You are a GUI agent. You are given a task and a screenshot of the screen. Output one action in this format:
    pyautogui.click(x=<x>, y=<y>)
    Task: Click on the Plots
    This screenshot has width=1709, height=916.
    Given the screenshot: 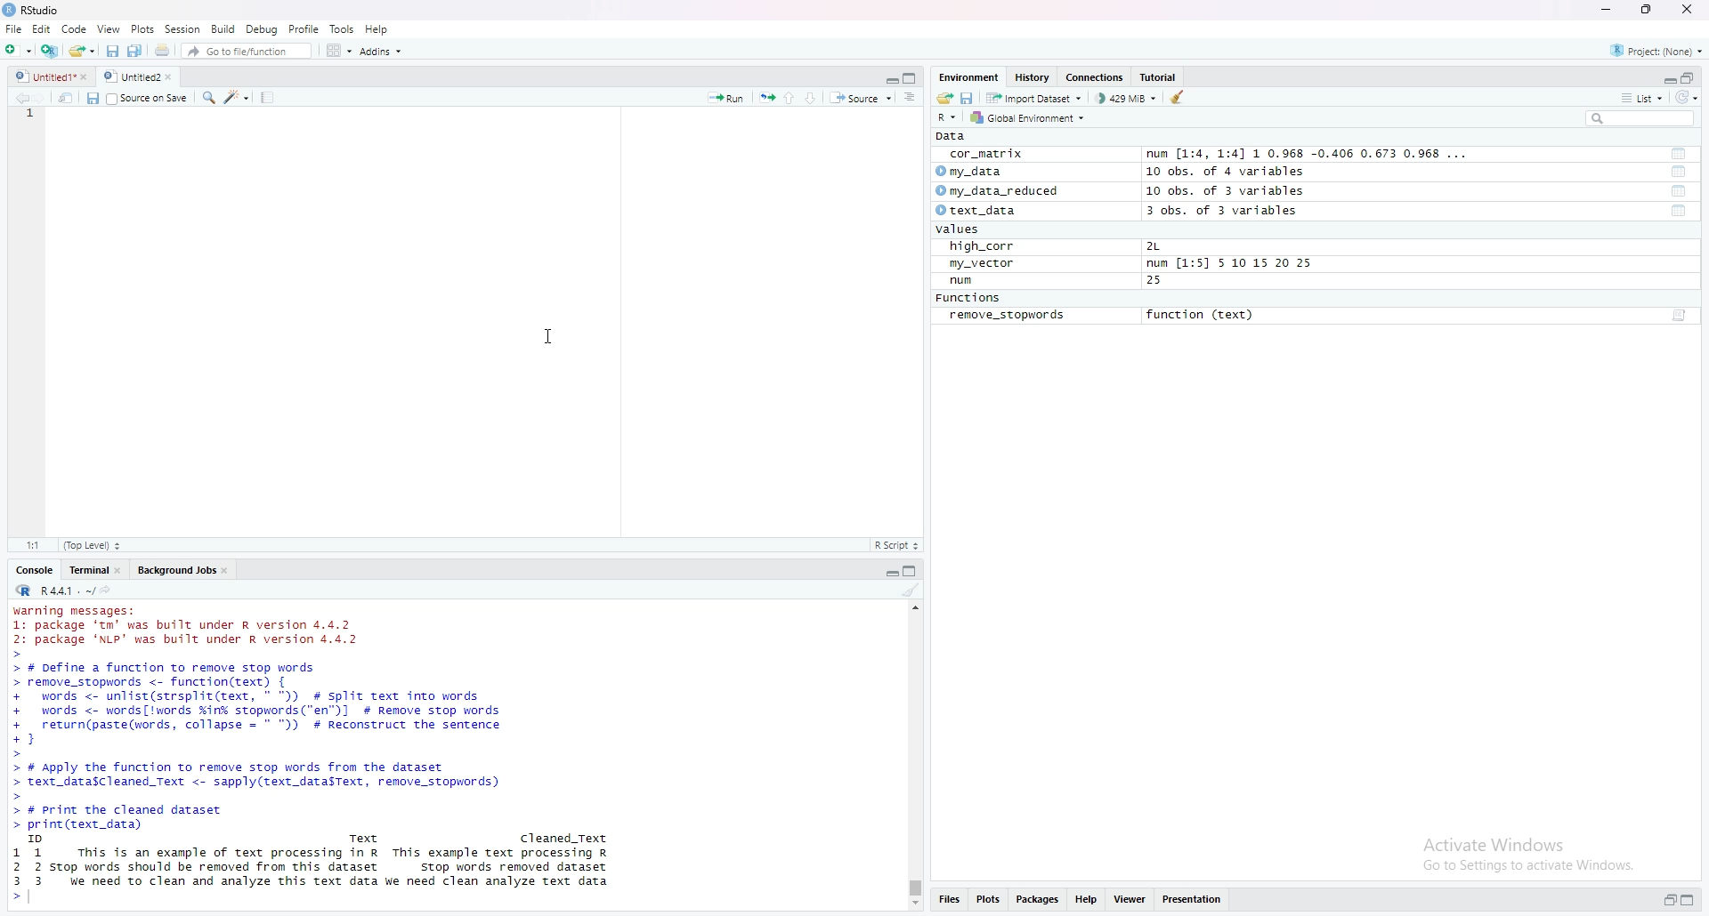 What is the action you would take?
    pyautogui.click(x=142, y=28)
    